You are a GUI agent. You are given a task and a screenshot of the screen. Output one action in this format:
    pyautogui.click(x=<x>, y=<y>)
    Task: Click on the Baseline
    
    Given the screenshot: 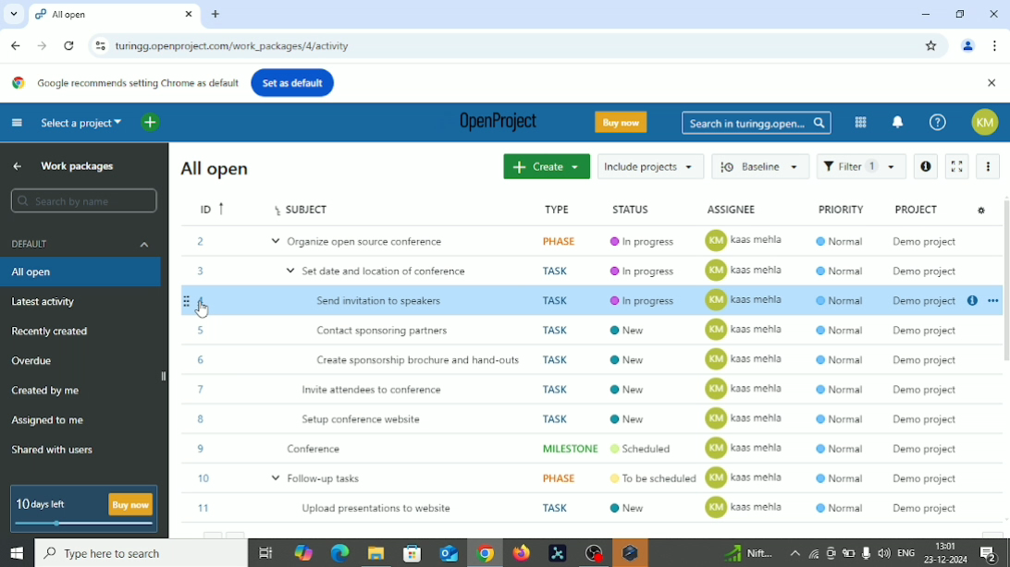 What is the action you would take?
    pyautogui.click(x=761, y=164)
    